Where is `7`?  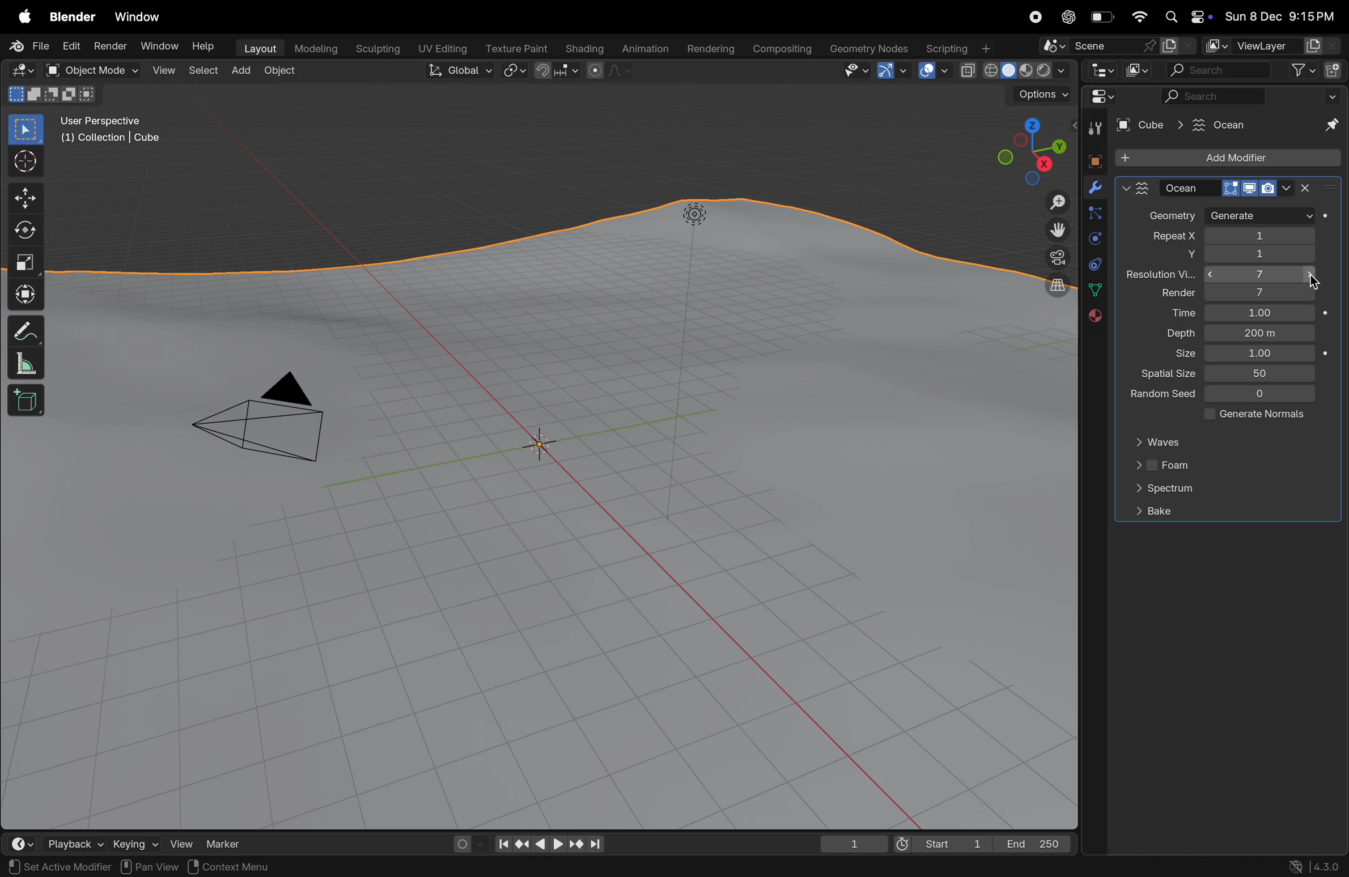
7 is located at coordinates (1258, 293).